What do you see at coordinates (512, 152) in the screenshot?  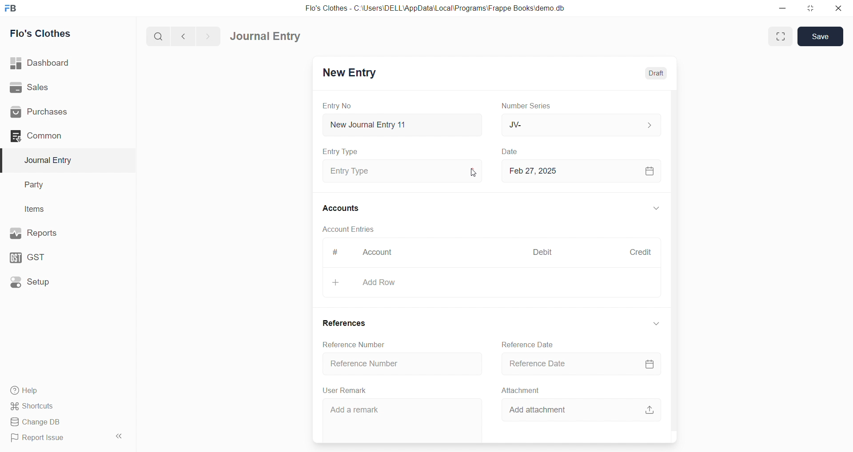 I see `Date` at bounding box center [512, 152].